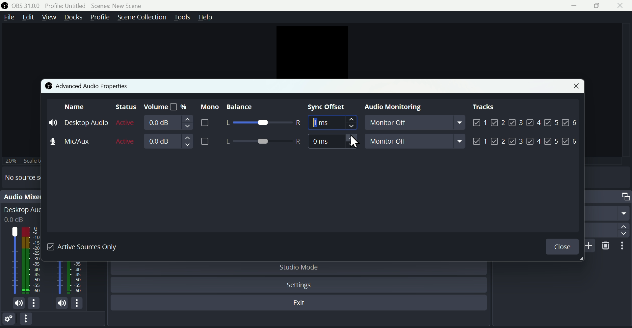 The image size is (632, 328). Describe the element at coordinates (577, 5) in the screenshot. I see `minimise` at that location.